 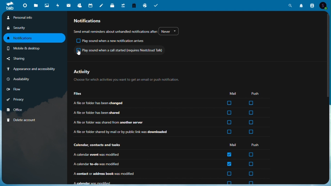 What do you see at coordinates (233, 93) in the screenshot?
I see `Mail` at bounding box center [233, 93].